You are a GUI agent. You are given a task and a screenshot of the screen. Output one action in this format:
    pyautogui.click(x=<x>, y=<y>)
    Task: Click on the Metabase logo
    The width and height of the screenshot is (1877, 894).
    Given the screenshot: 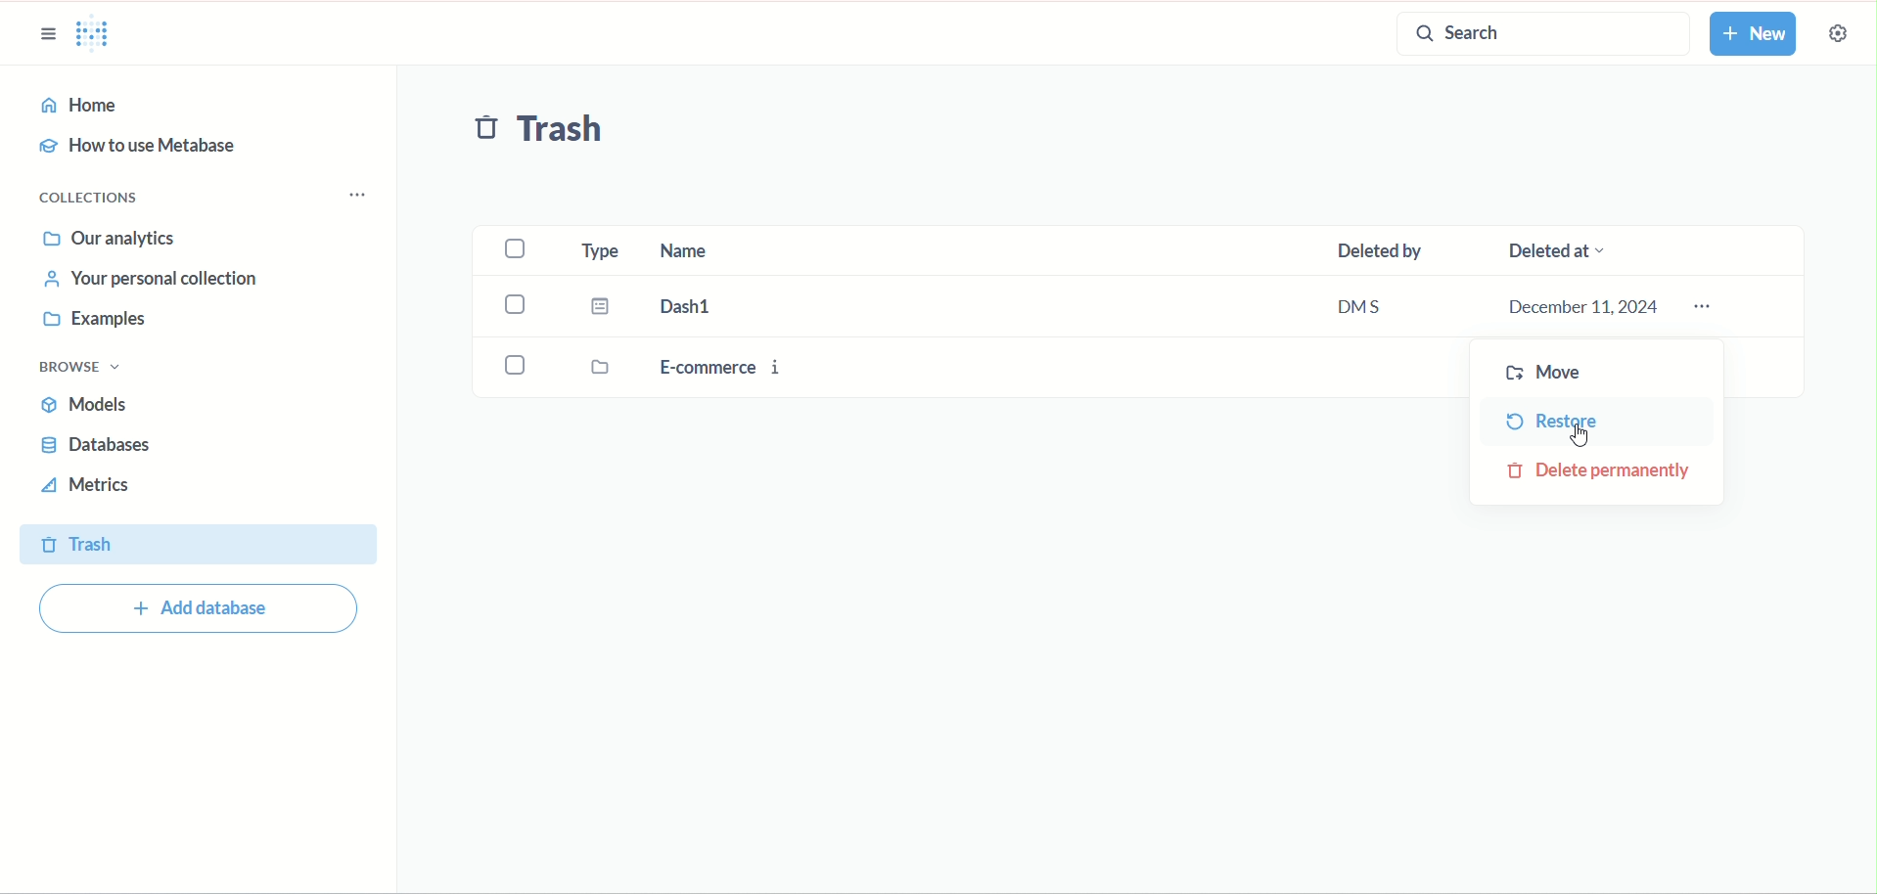 What is the action you would take?
    pyautogui.click(x=99, y=36)
    